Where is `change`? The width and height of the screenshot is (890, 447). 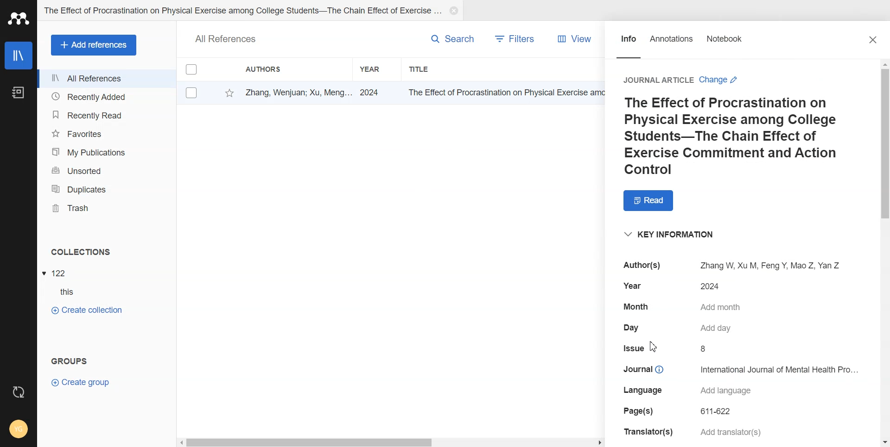 change is located at coordinates (718, 80).